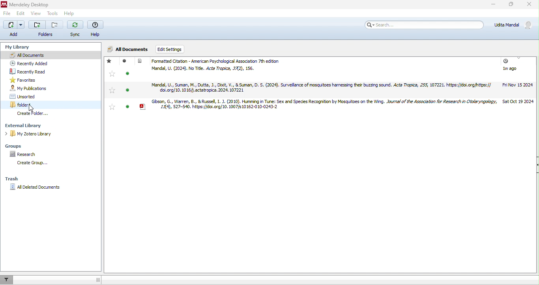 The width and height of the screenshot is (539, 285). Describe the element at coordinates (110, 60) in the screenshot. I see `favorite` at that location.